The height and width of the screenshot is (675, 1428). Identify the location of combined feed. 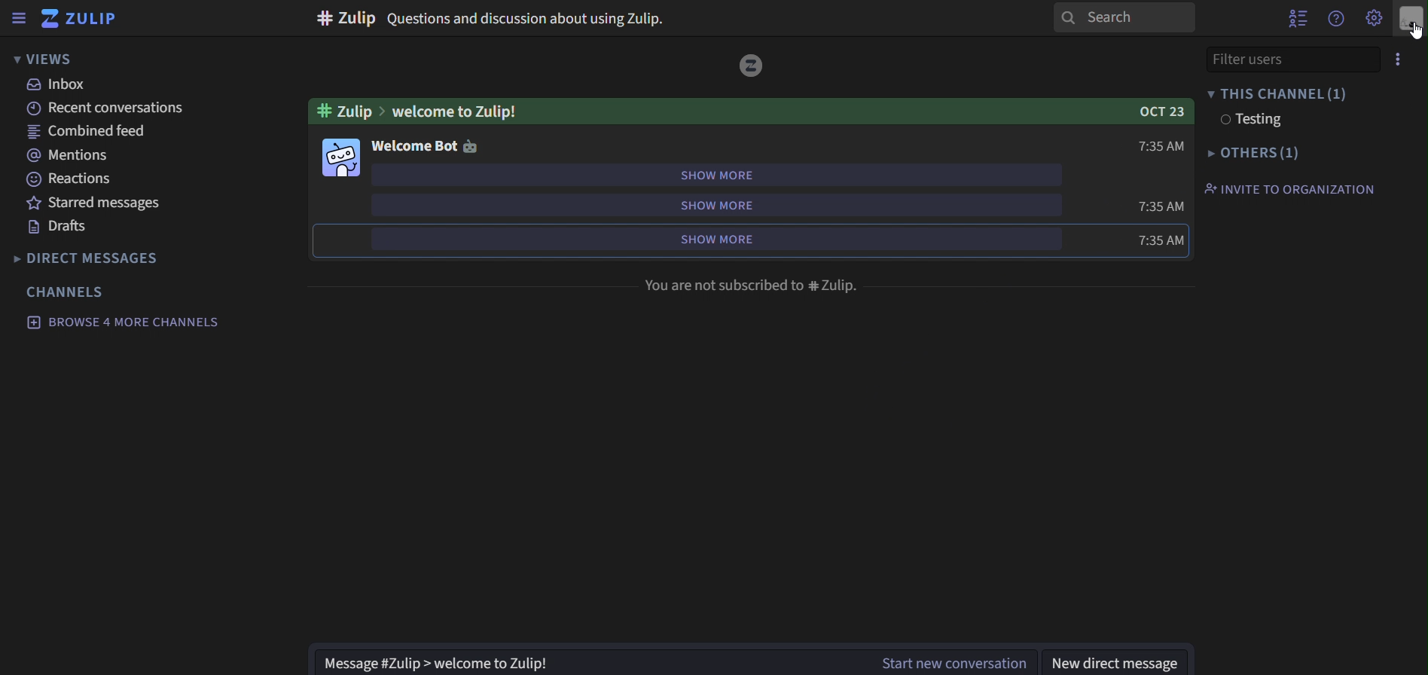
(87, 130).